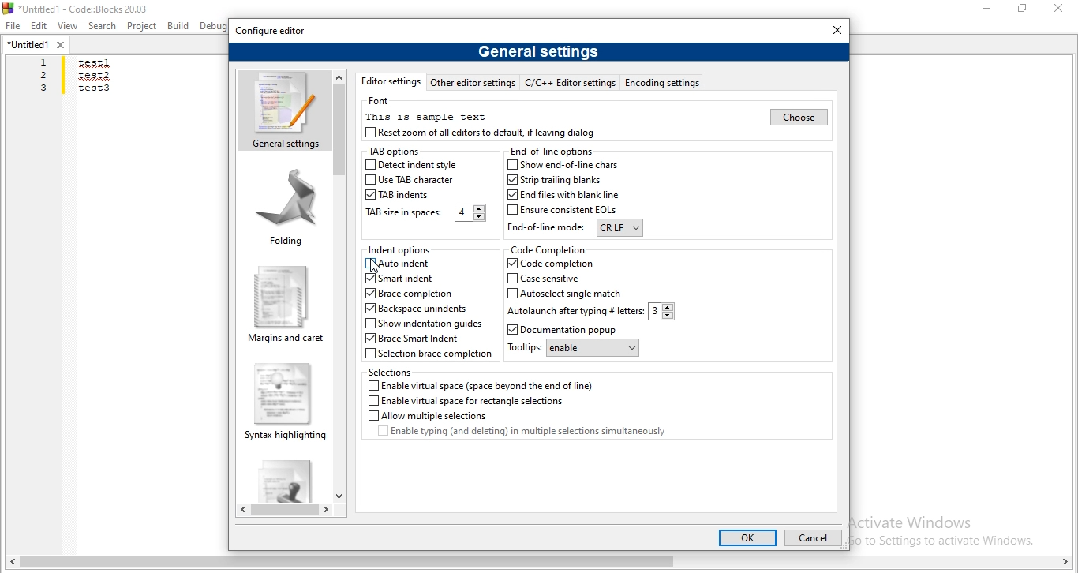 The height and width of the screenshot is (573, 1078). Describe the element at coordinates (573, 330) in the screenshot. I see `Documentation popup` at that location.